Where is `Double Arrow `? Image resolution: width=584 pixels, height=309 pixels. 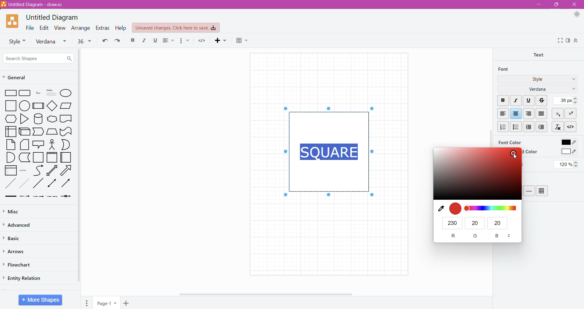
Double Arrow  is located at coordinates (52, 184).